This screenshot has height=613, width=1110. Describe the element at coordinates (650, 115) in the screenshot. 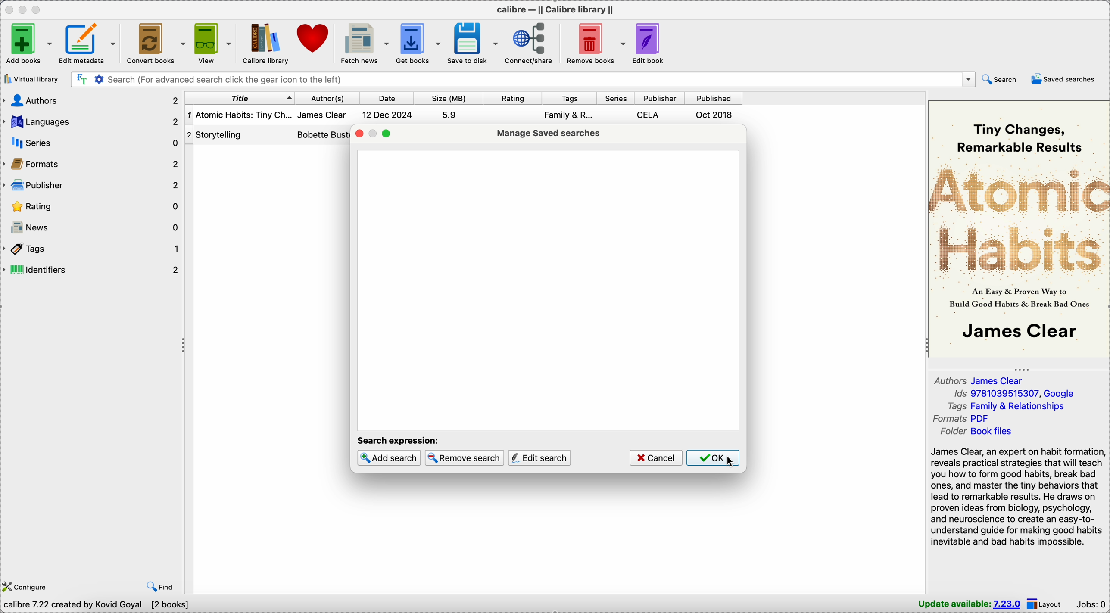

I see `publisher` at that location.